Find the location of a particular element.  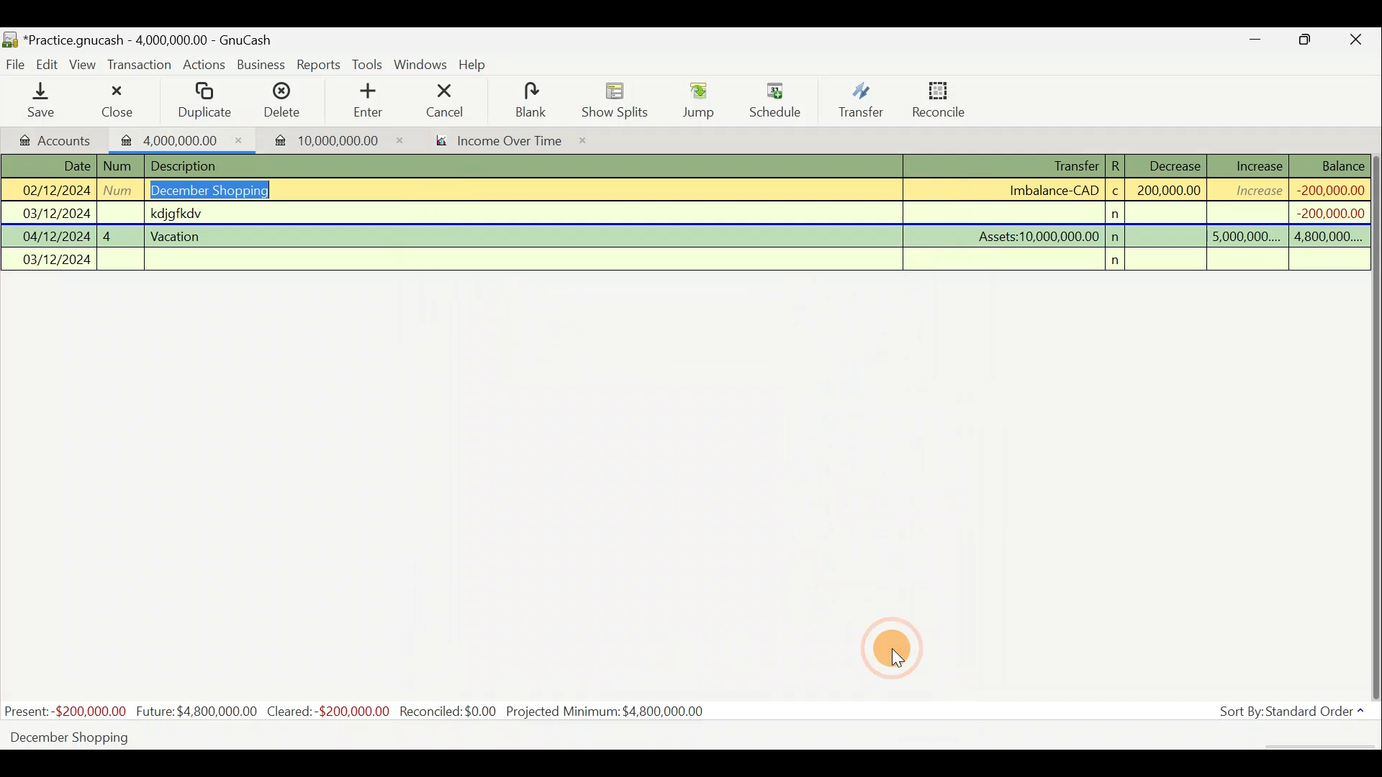

Close is located at coordinates (116, 101).